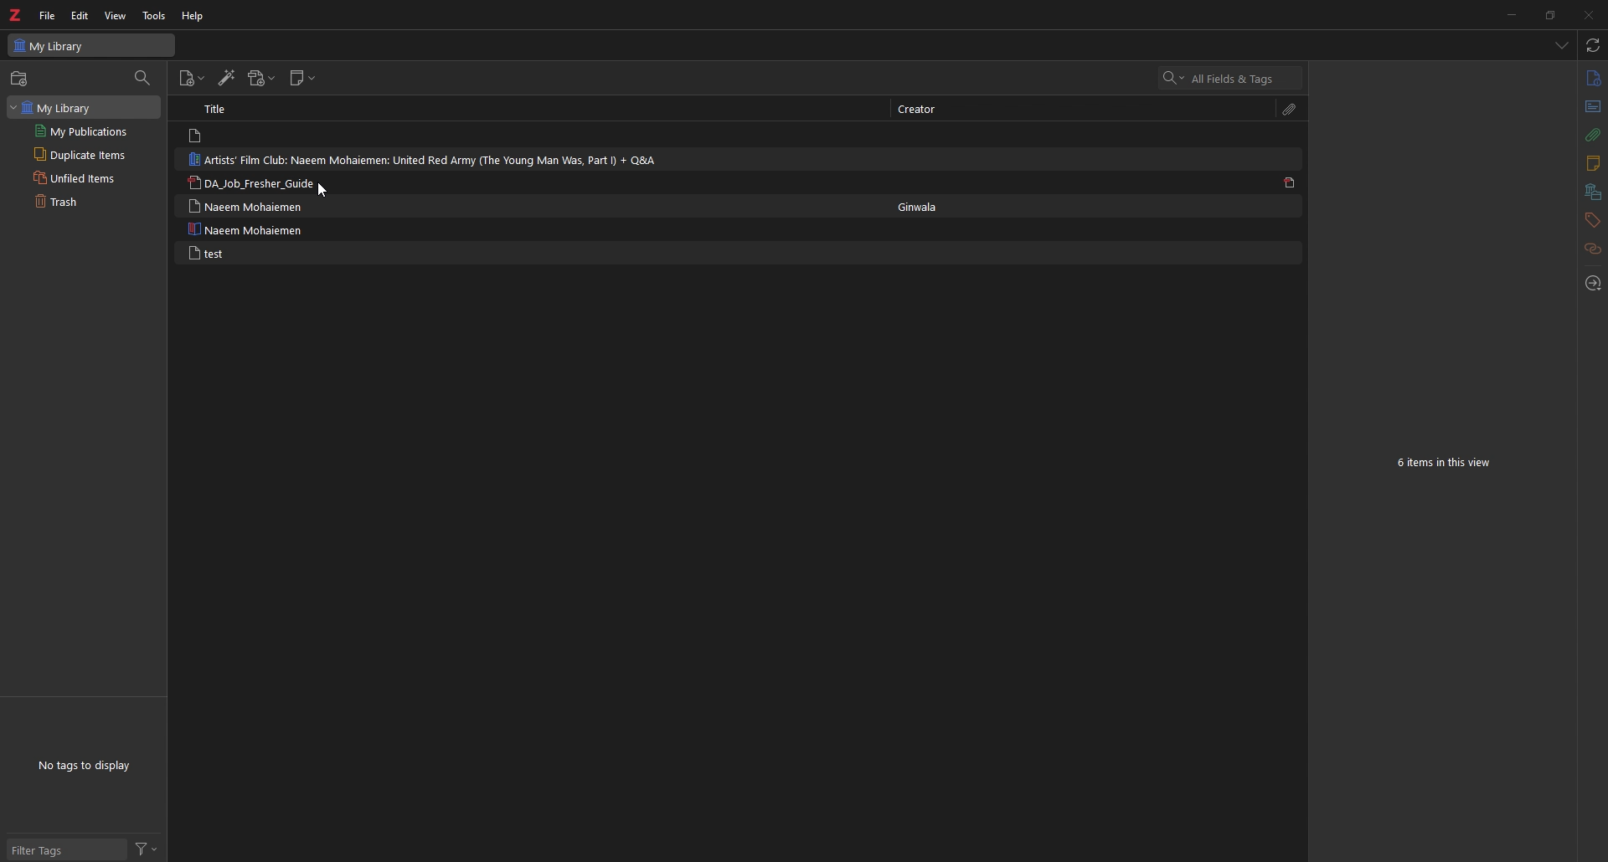  Describe the element at coordinates (218, 109) in the screenshot. I see `title` at that location.